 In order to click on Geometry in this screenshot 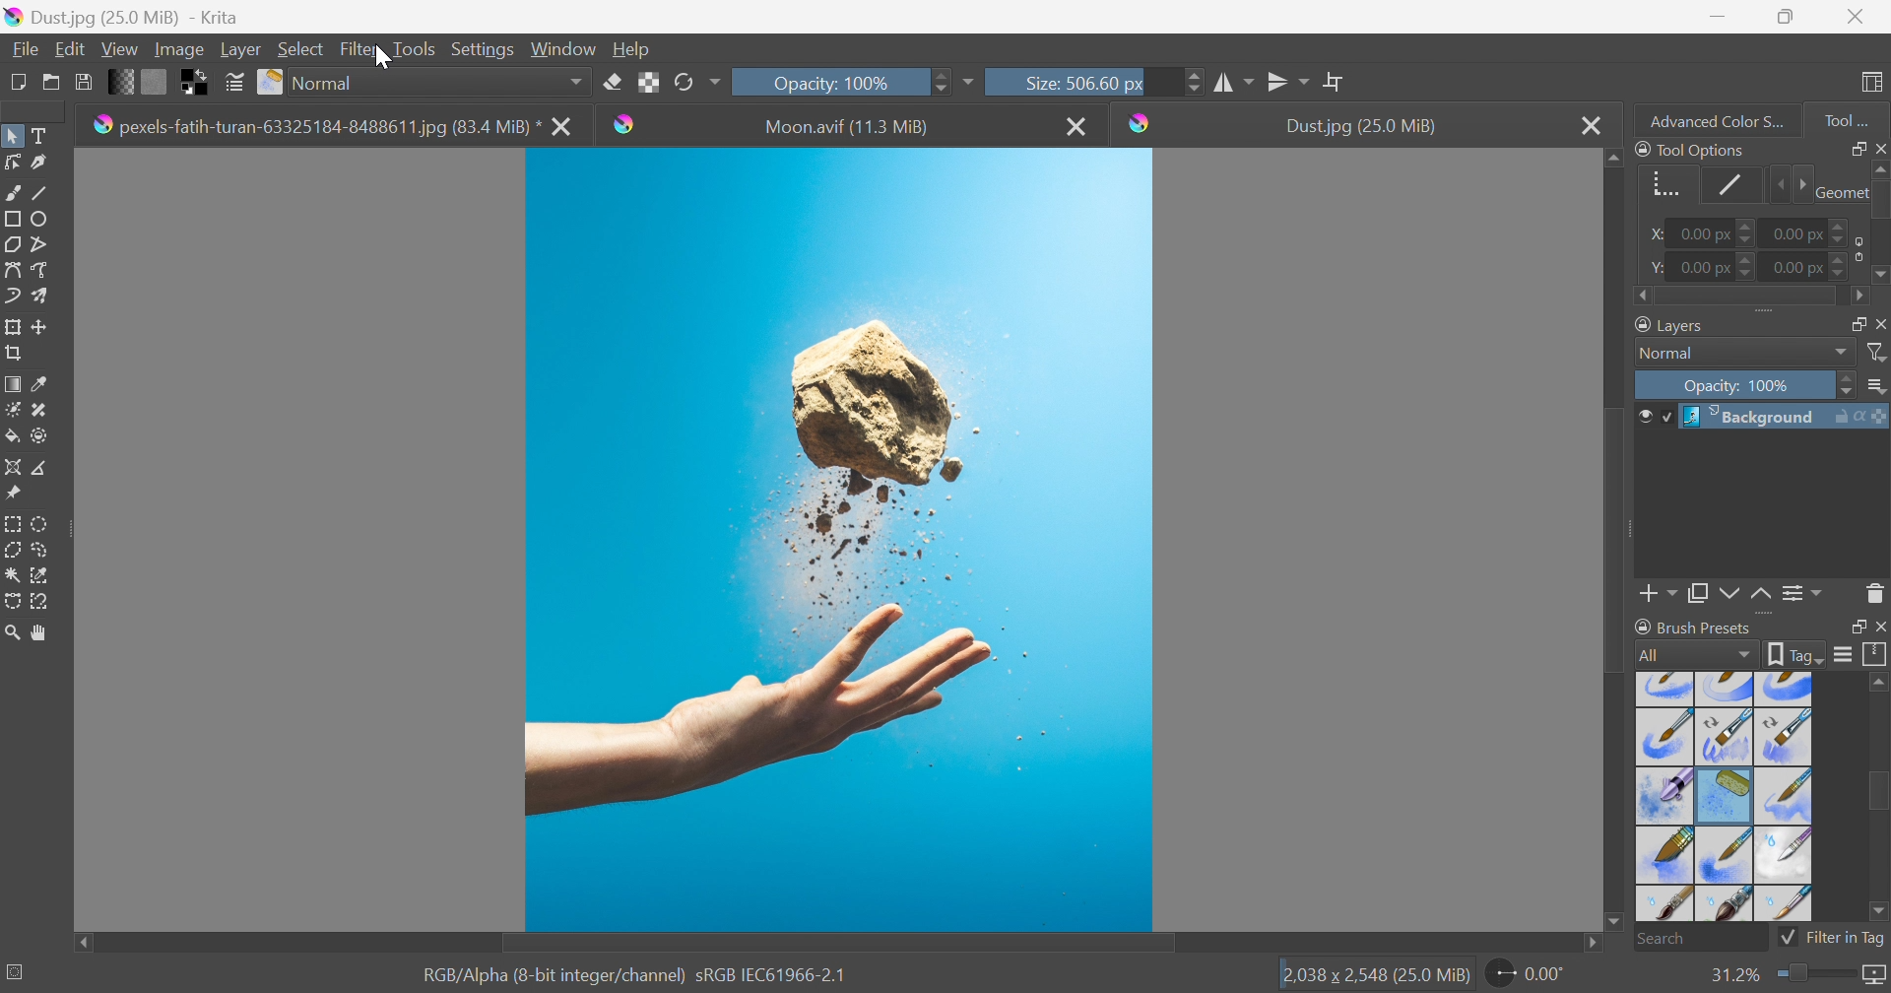, I will do `click(1839, 190)`.